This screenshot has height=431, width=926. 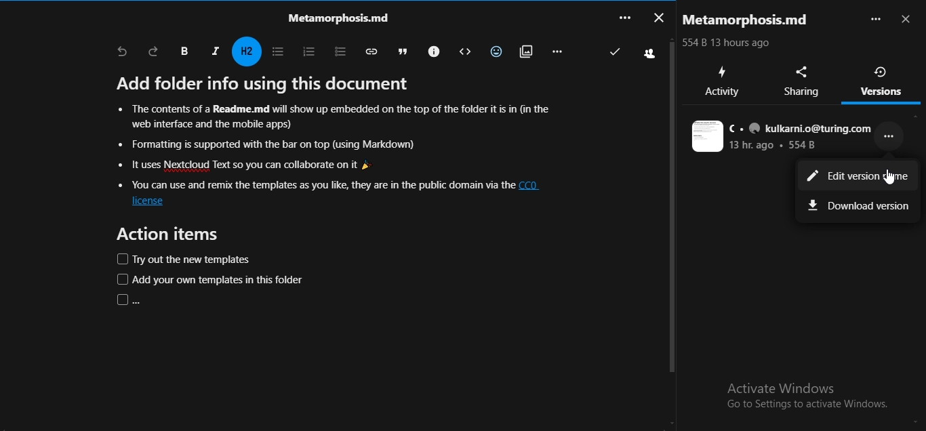 I want to click on insert link, so click(x=369, y=51).